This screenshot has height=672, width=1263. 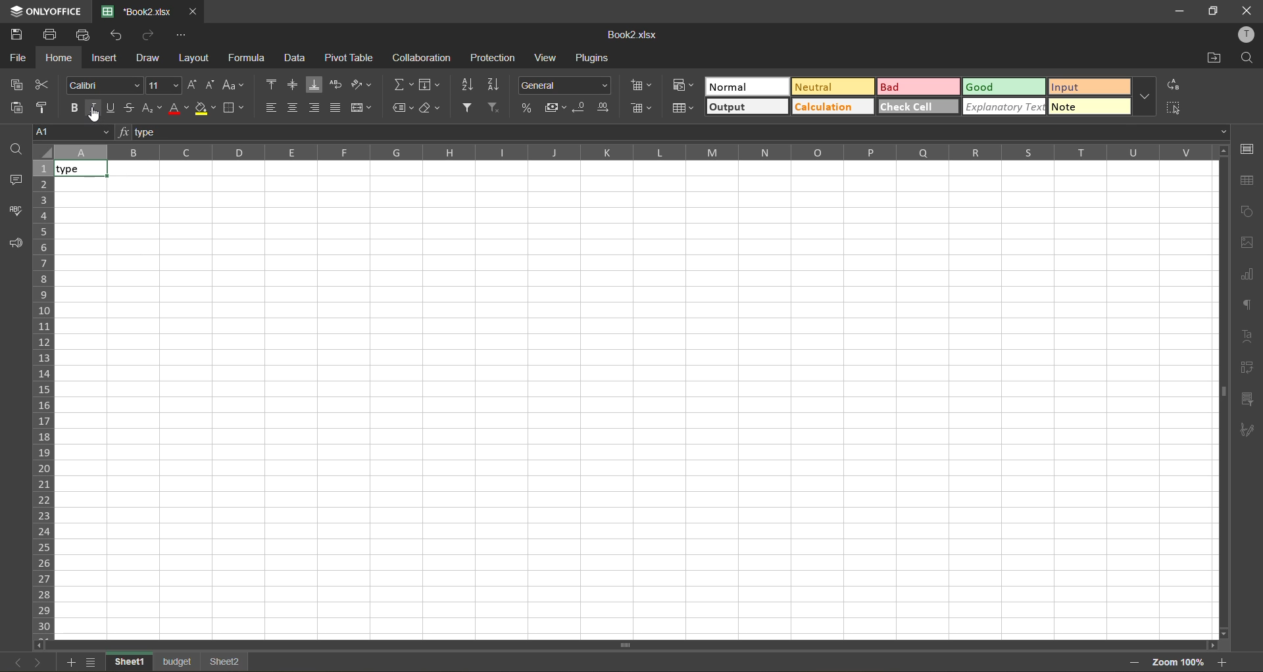 I want to click on redo, so click(x=150, y=36).